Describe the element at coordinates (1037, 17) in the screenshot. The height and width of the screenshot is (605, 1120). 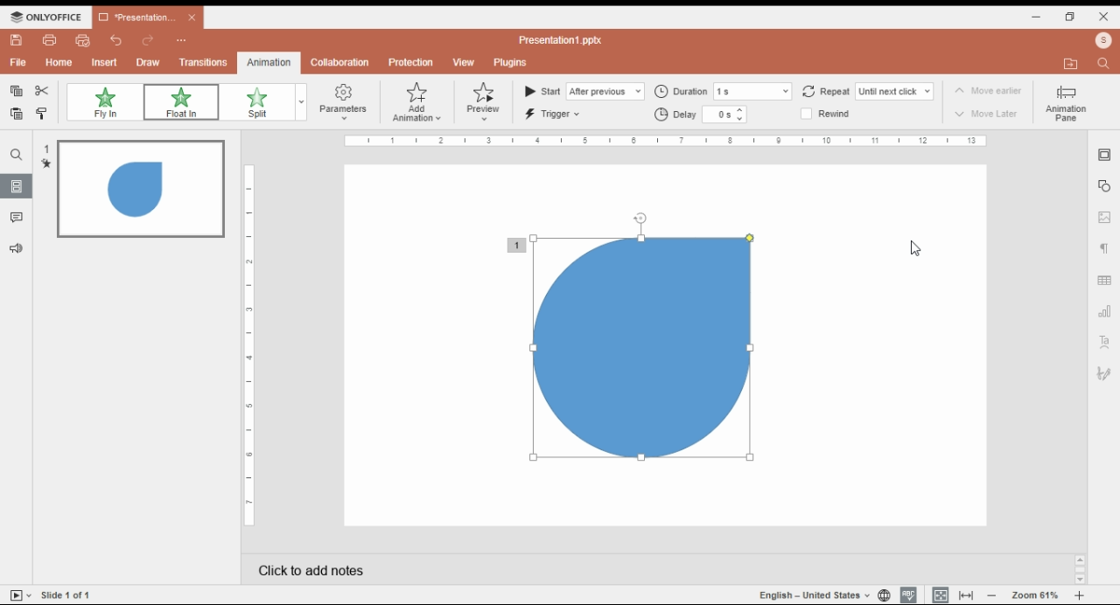
I see `minimize` at that location.